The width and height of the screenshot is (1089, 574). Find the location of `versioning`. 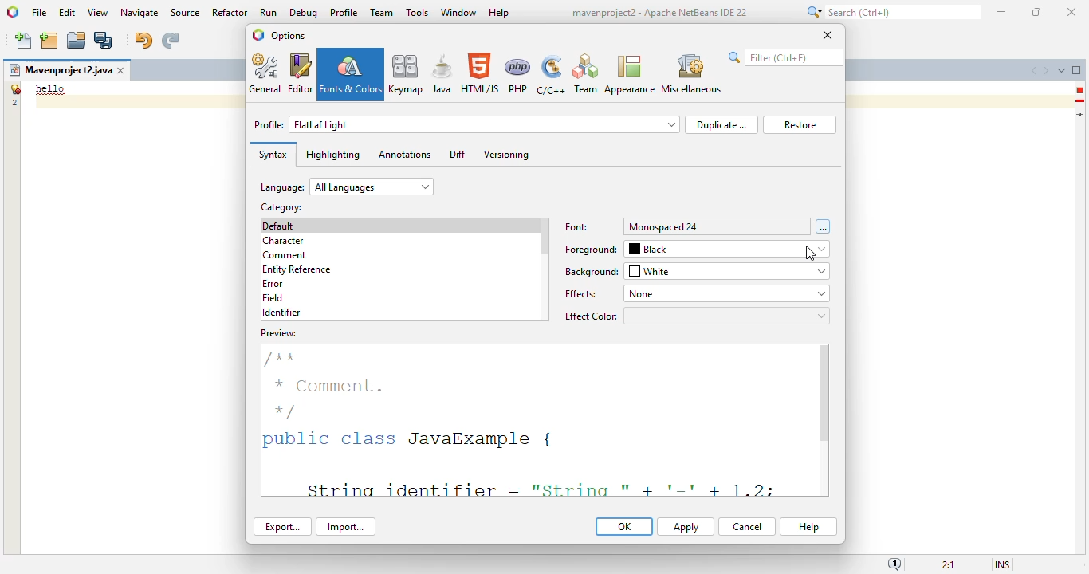

versioning is located at coordinates (507, 155).